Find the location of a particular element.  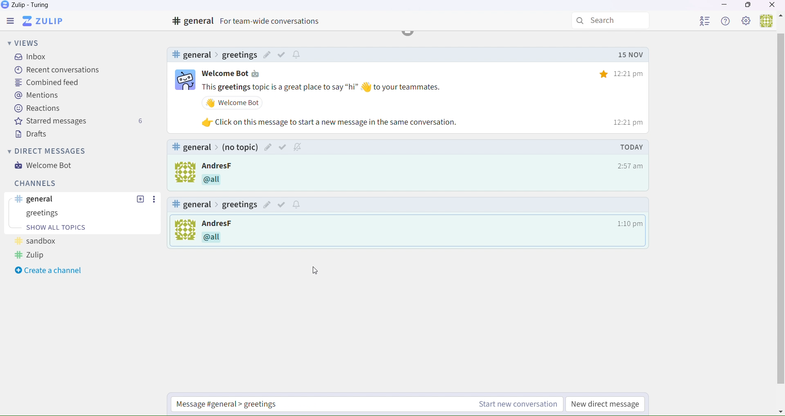

 is located at coordinates (282, 204).